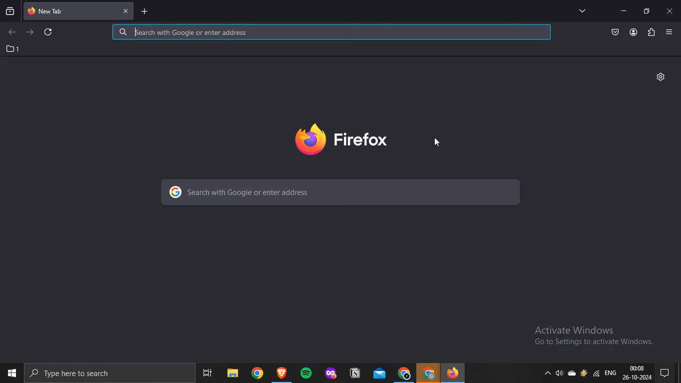  I want to click on restore window, so click(647, 11).